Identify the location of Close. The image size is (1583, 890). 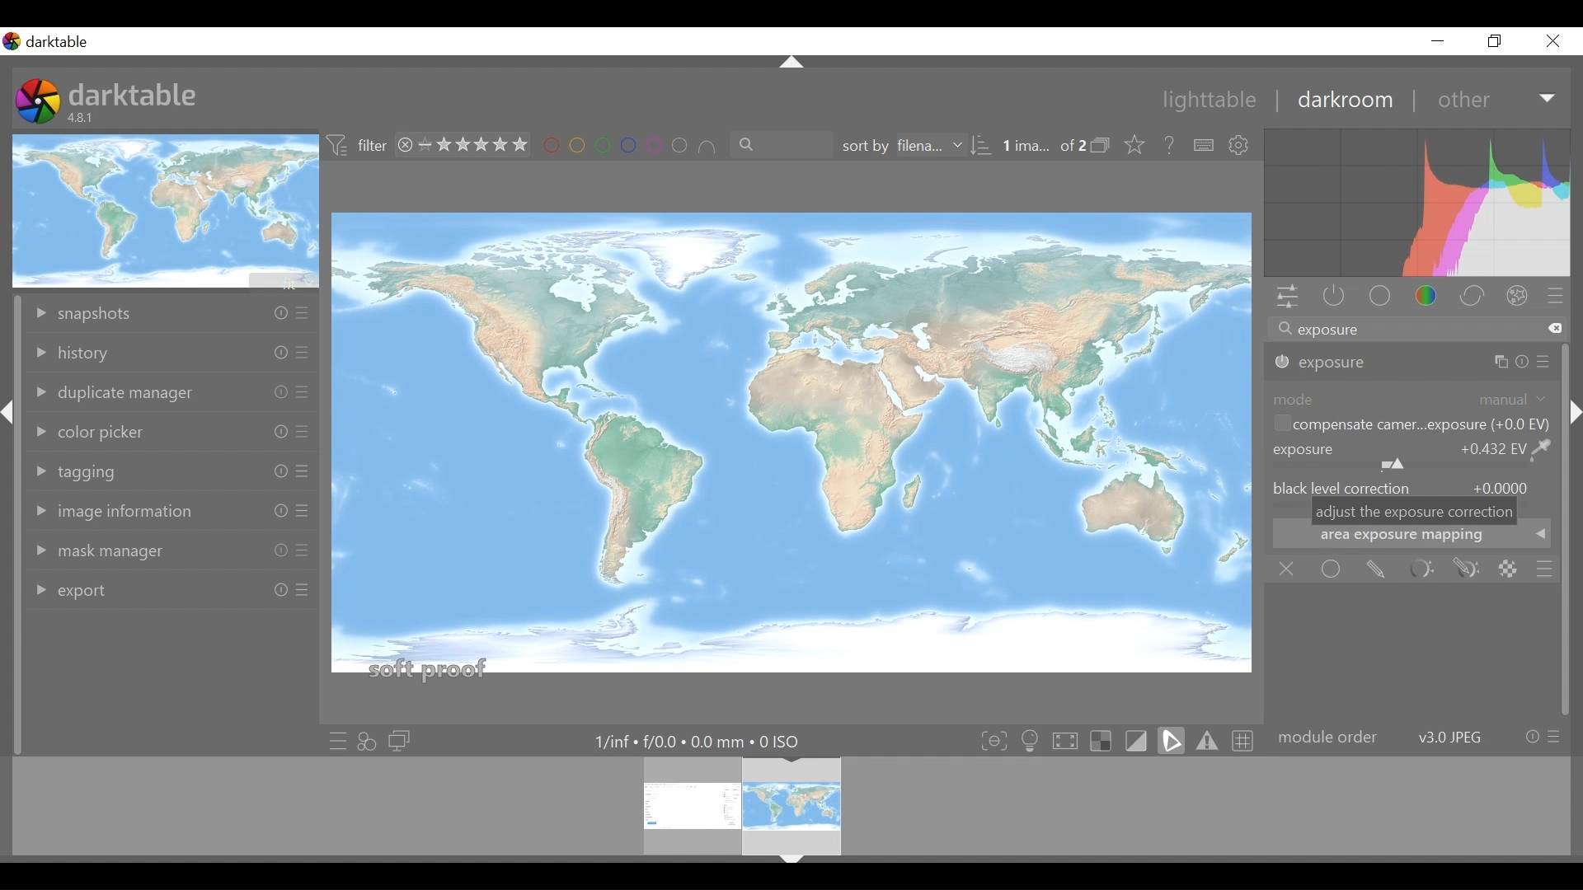
(1553, 40).